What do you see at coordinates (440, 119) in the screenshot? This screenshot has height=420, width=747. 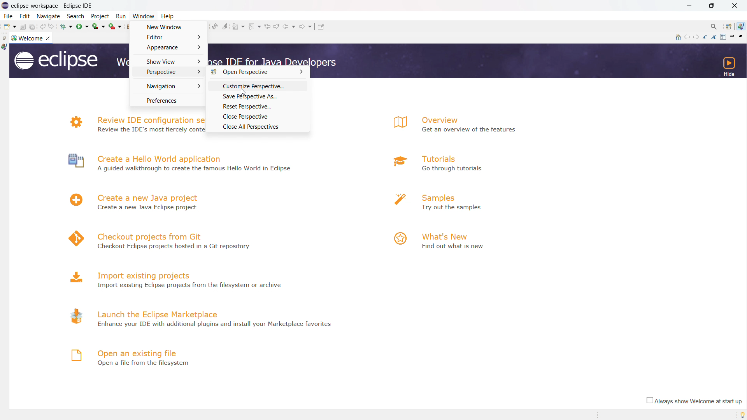 I see `overview` at bounding box center [440, 119].